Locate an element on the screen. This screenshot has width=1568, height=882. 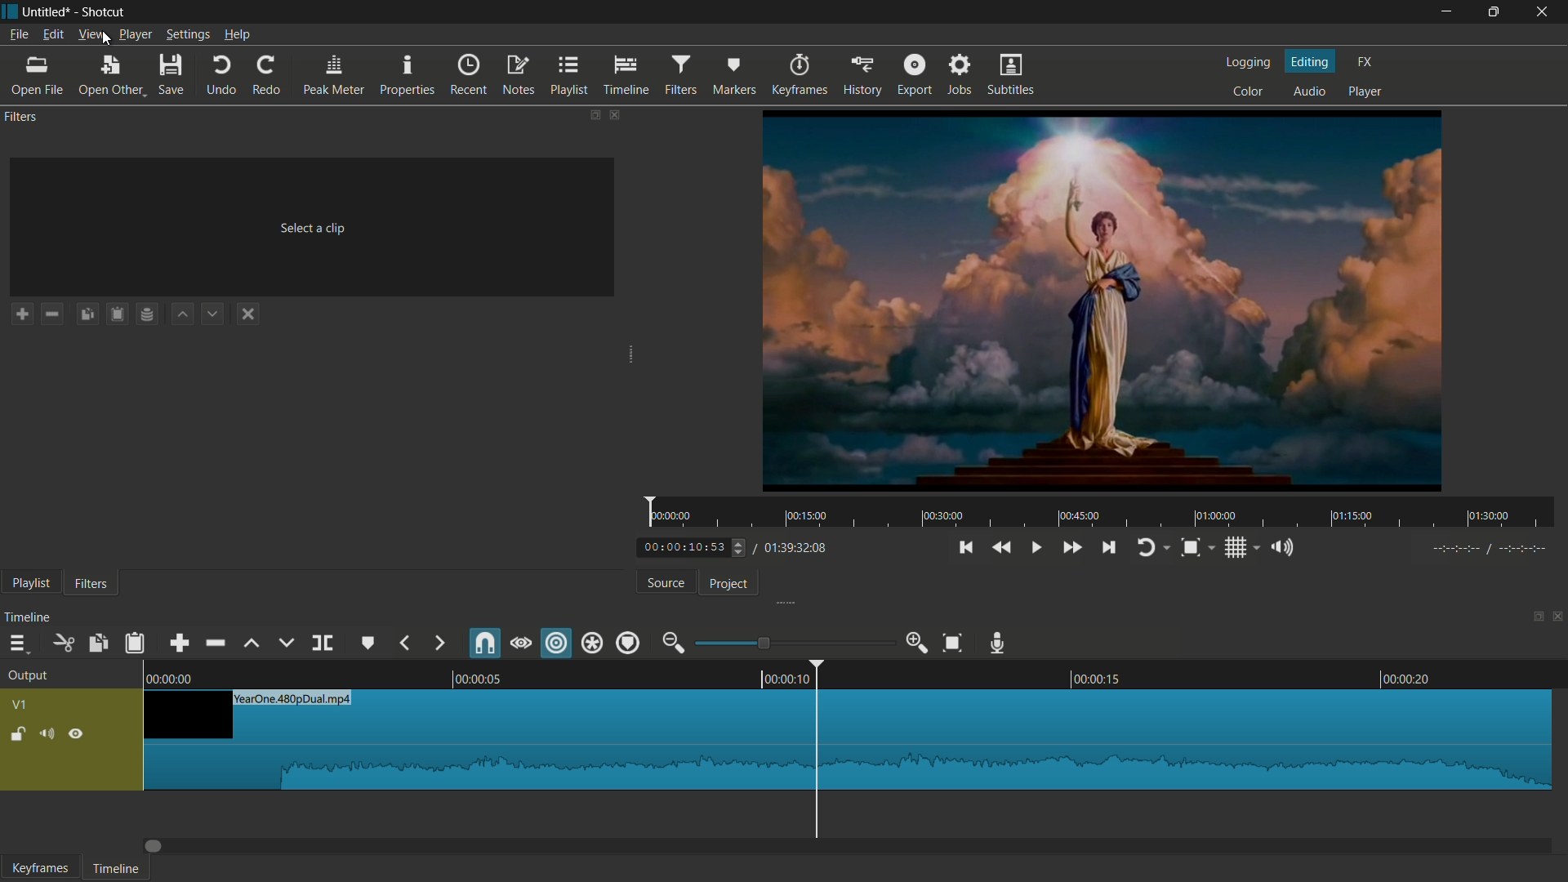
move filter down is located at coordinates (212, 315).